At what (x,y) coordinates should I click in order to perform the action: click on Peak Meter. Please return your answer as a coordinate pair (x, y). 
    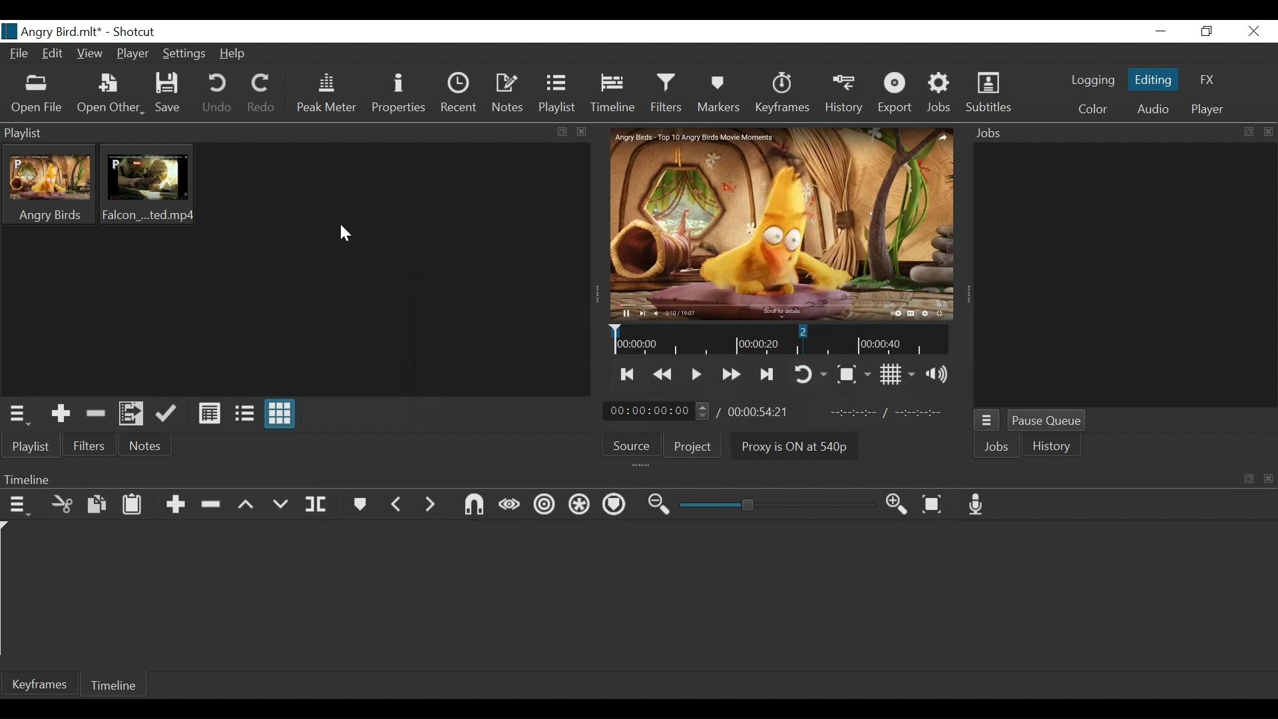
    Looking at the image, I should click on (328, 95).